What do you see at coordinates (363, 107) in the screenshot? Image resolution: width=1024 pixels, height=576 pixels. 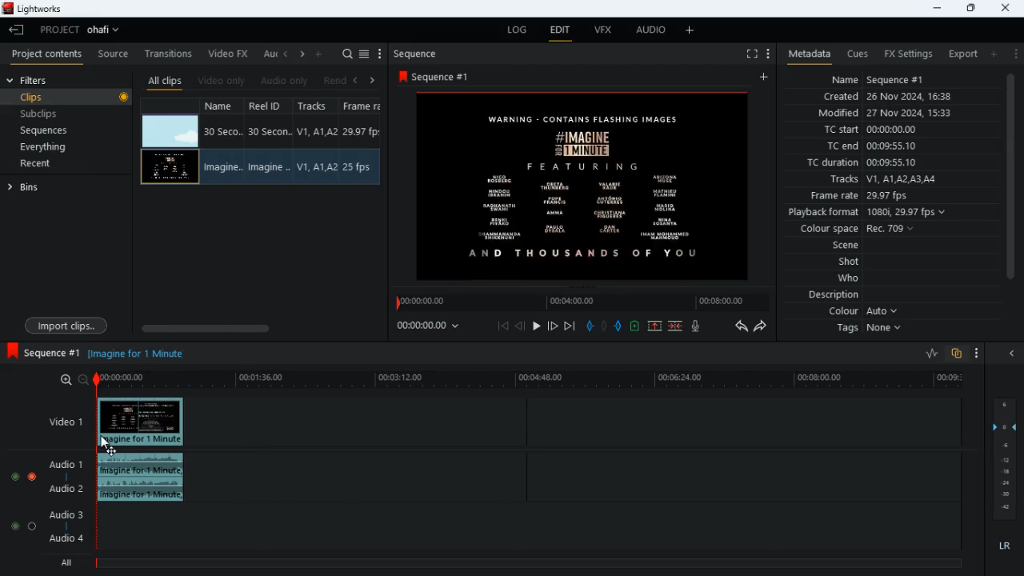 I see `fps` at bounding box center [363, 107].